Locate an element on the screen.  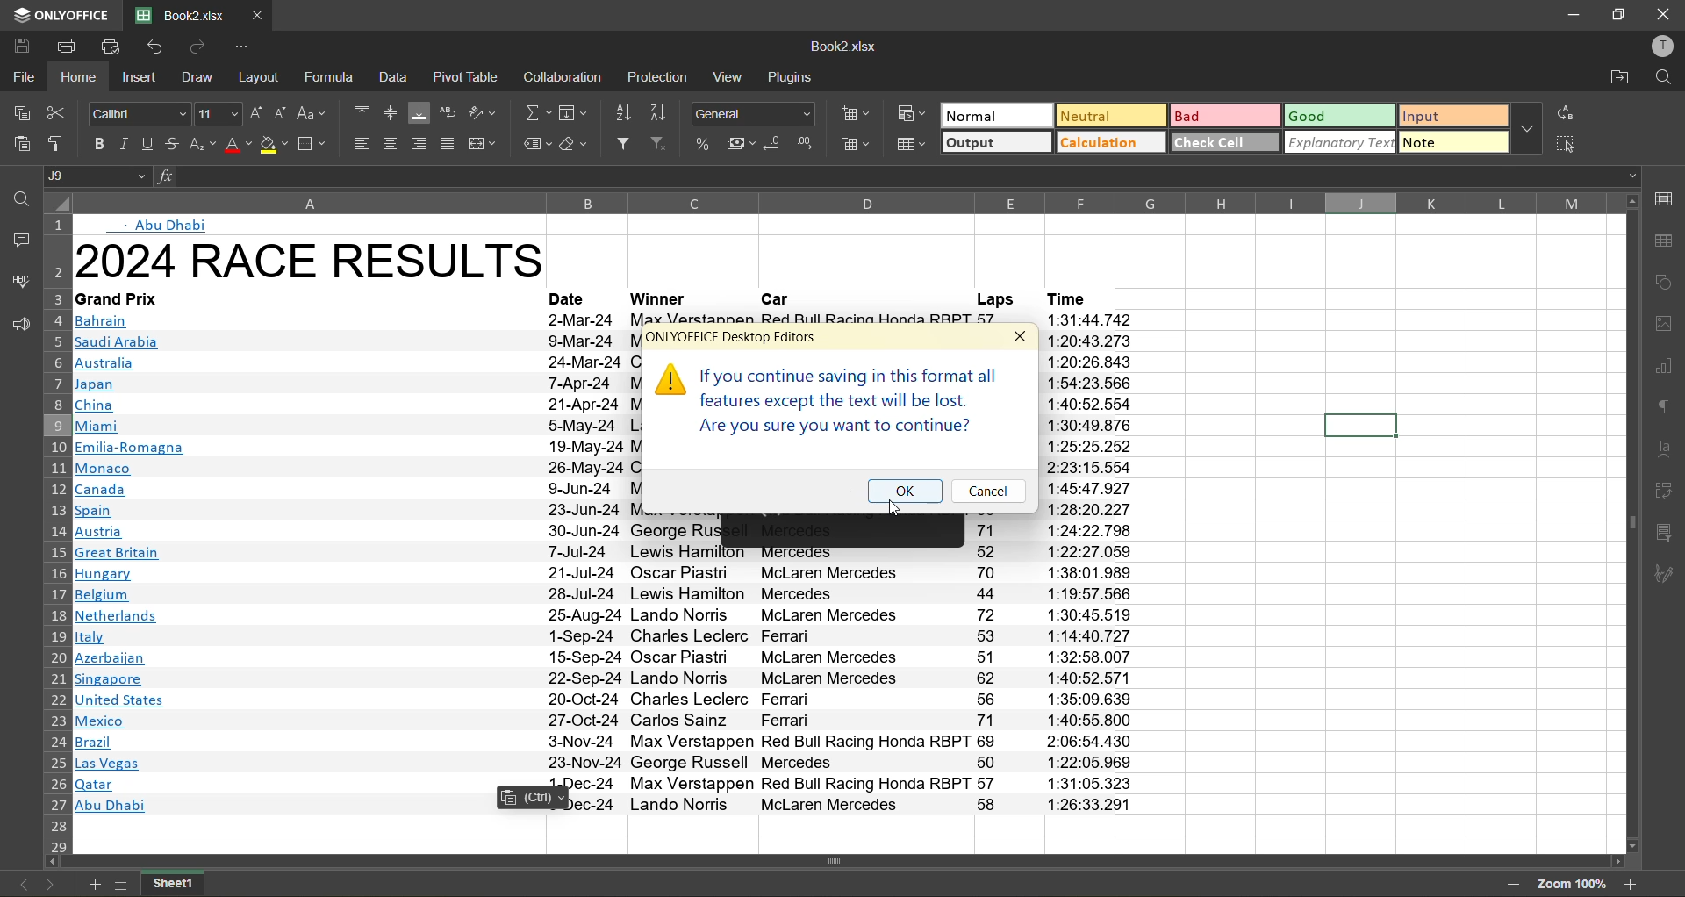
text info is located at coordinates (612, 742).